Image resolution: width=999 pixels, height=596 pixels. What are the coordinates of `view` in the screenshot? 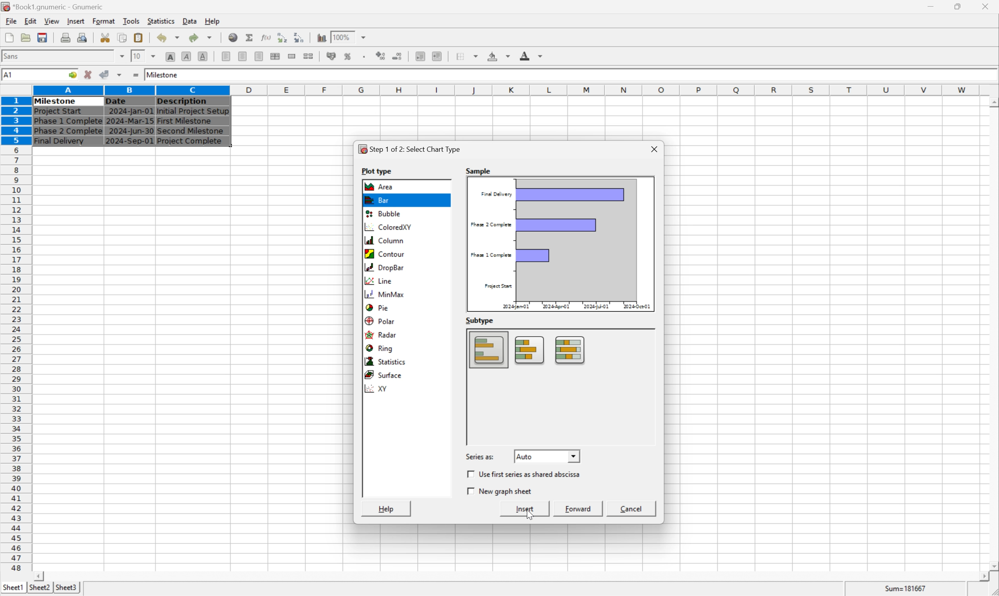 It's located at (51, 21).